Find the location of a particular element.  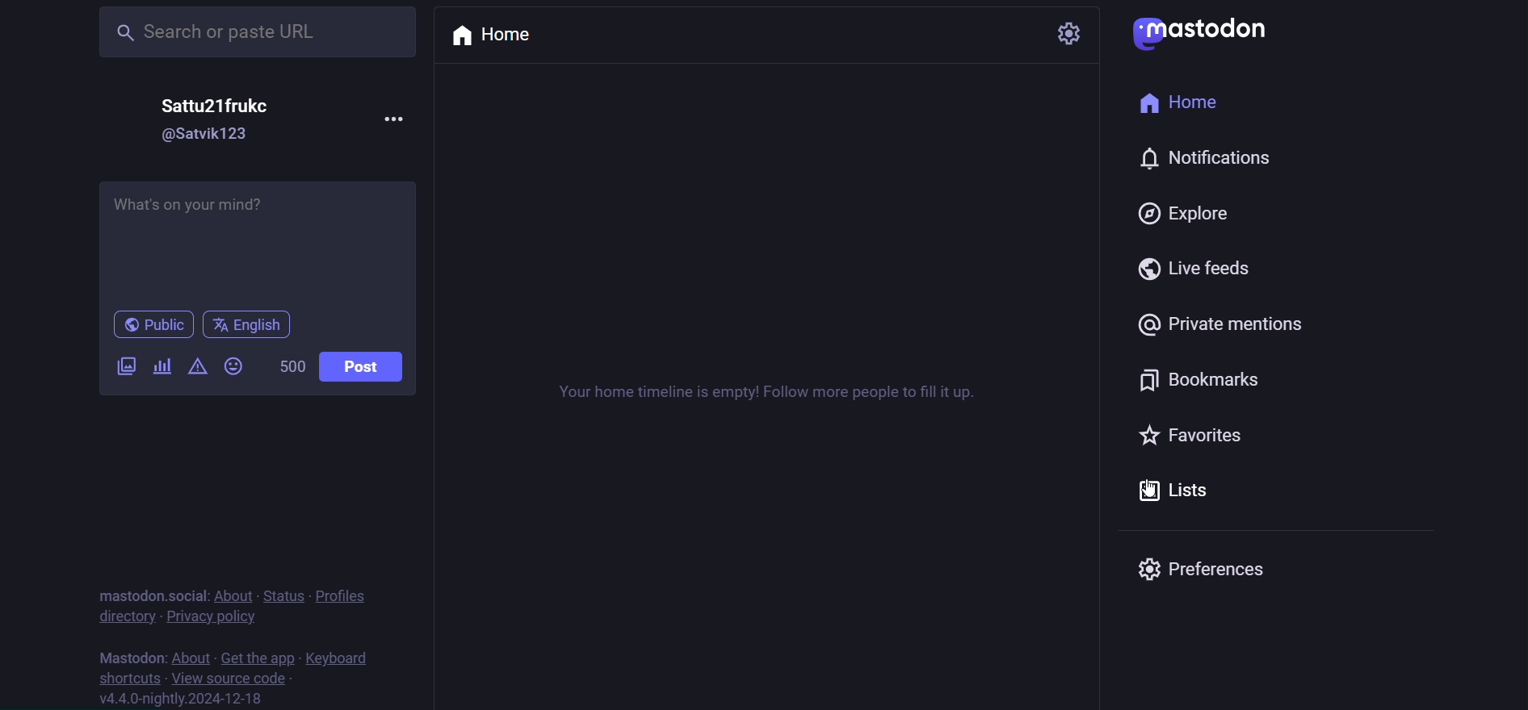

home is located at coordinates (499, 35).